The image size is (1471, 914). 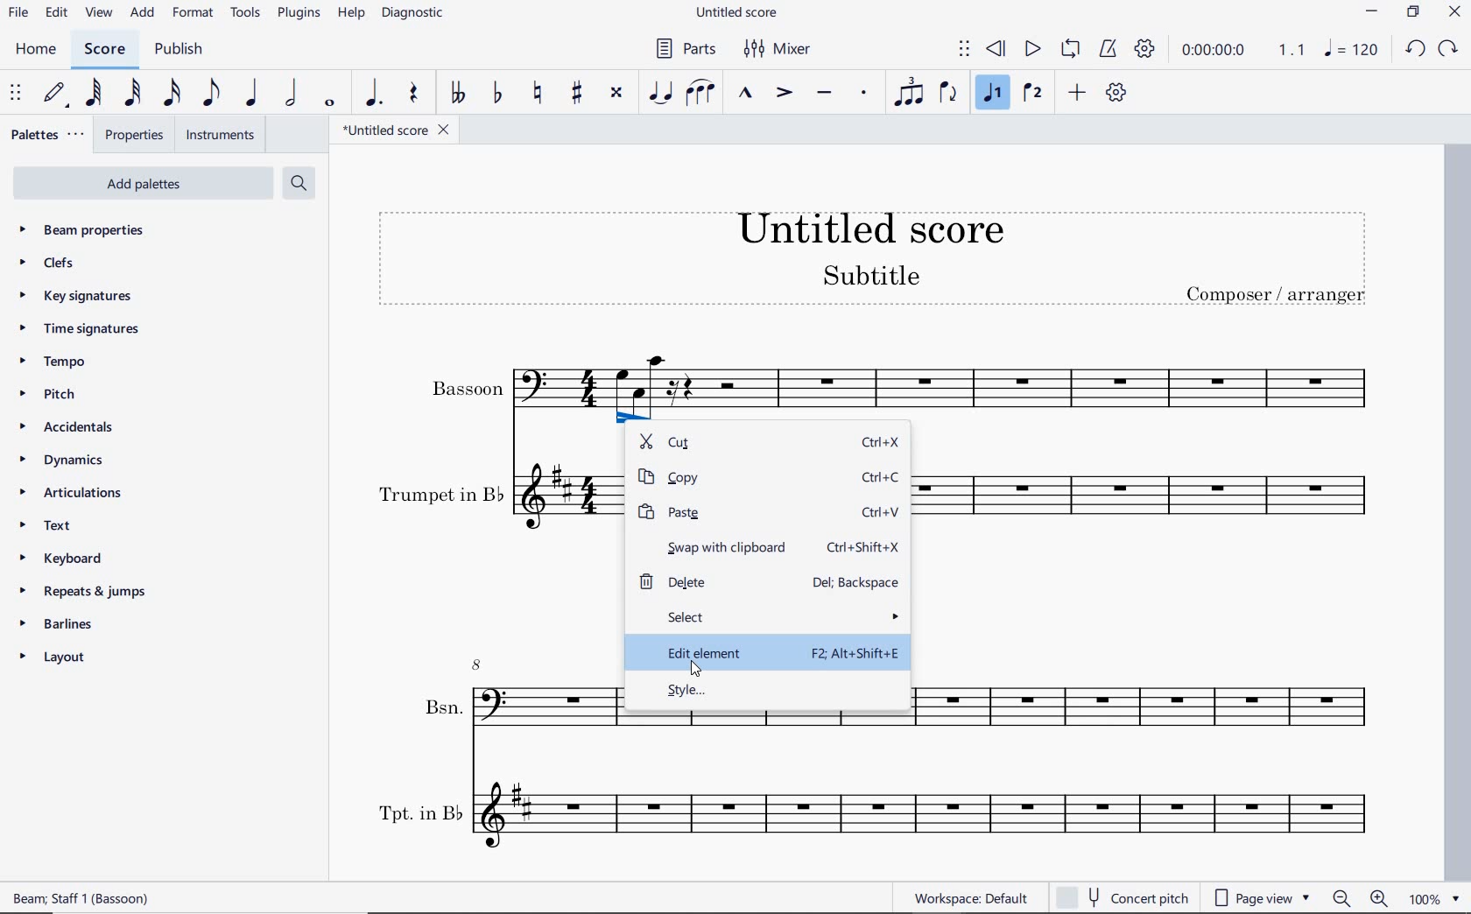 What do you see at coordinates (194, 14) in the screenshot?
I see `format` at bounding box center [194, 14].